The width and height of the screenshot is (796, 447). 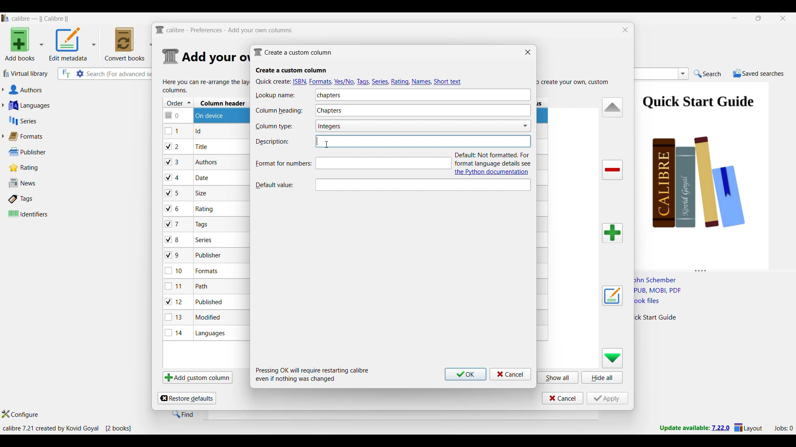 What do you see at coordinates (173, 162) in the screenshot?
I see `checkbox - 3` at bounding box center [173, 162].